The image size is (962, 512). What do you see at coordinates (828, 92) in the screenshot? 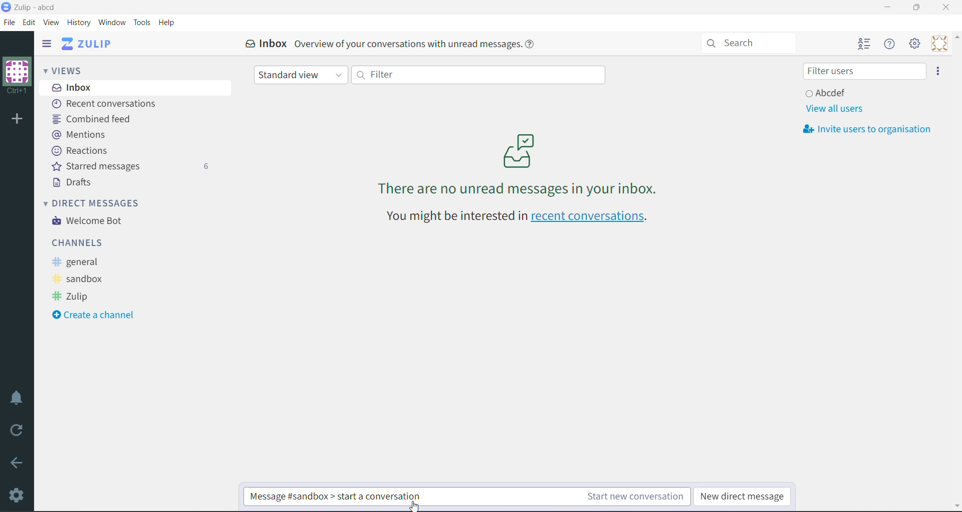
I see `User and Status` at bounding box center [828, 92].